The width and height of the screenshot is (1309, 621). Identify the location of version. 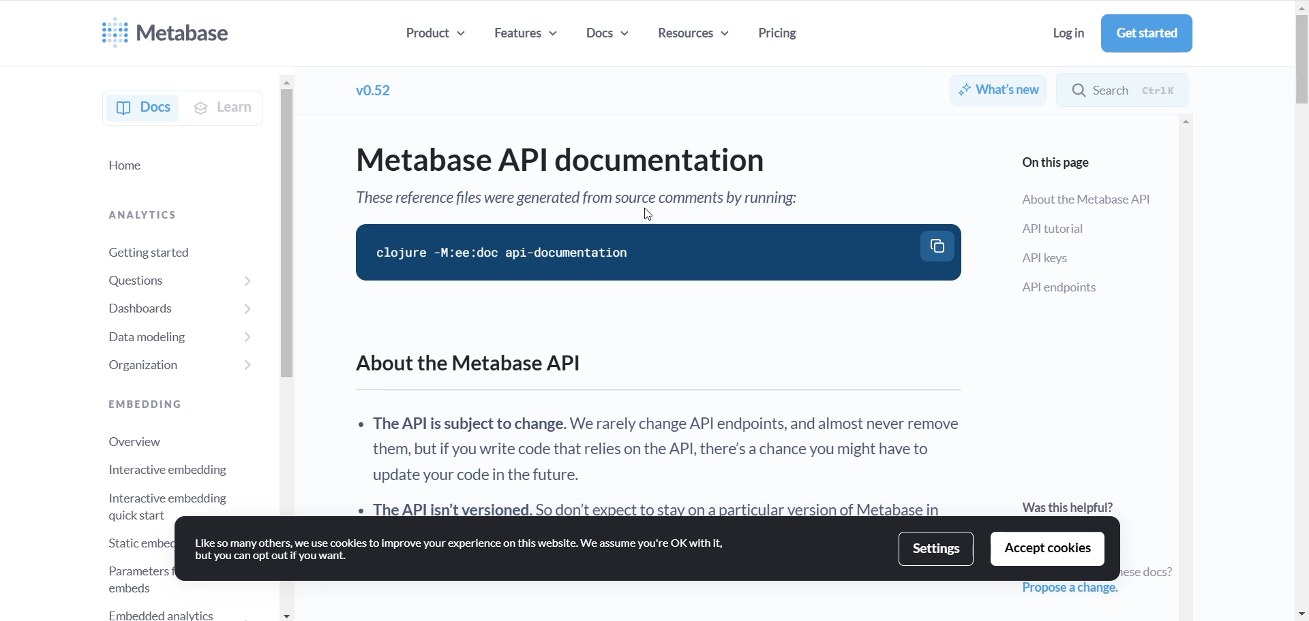
(377, 90).